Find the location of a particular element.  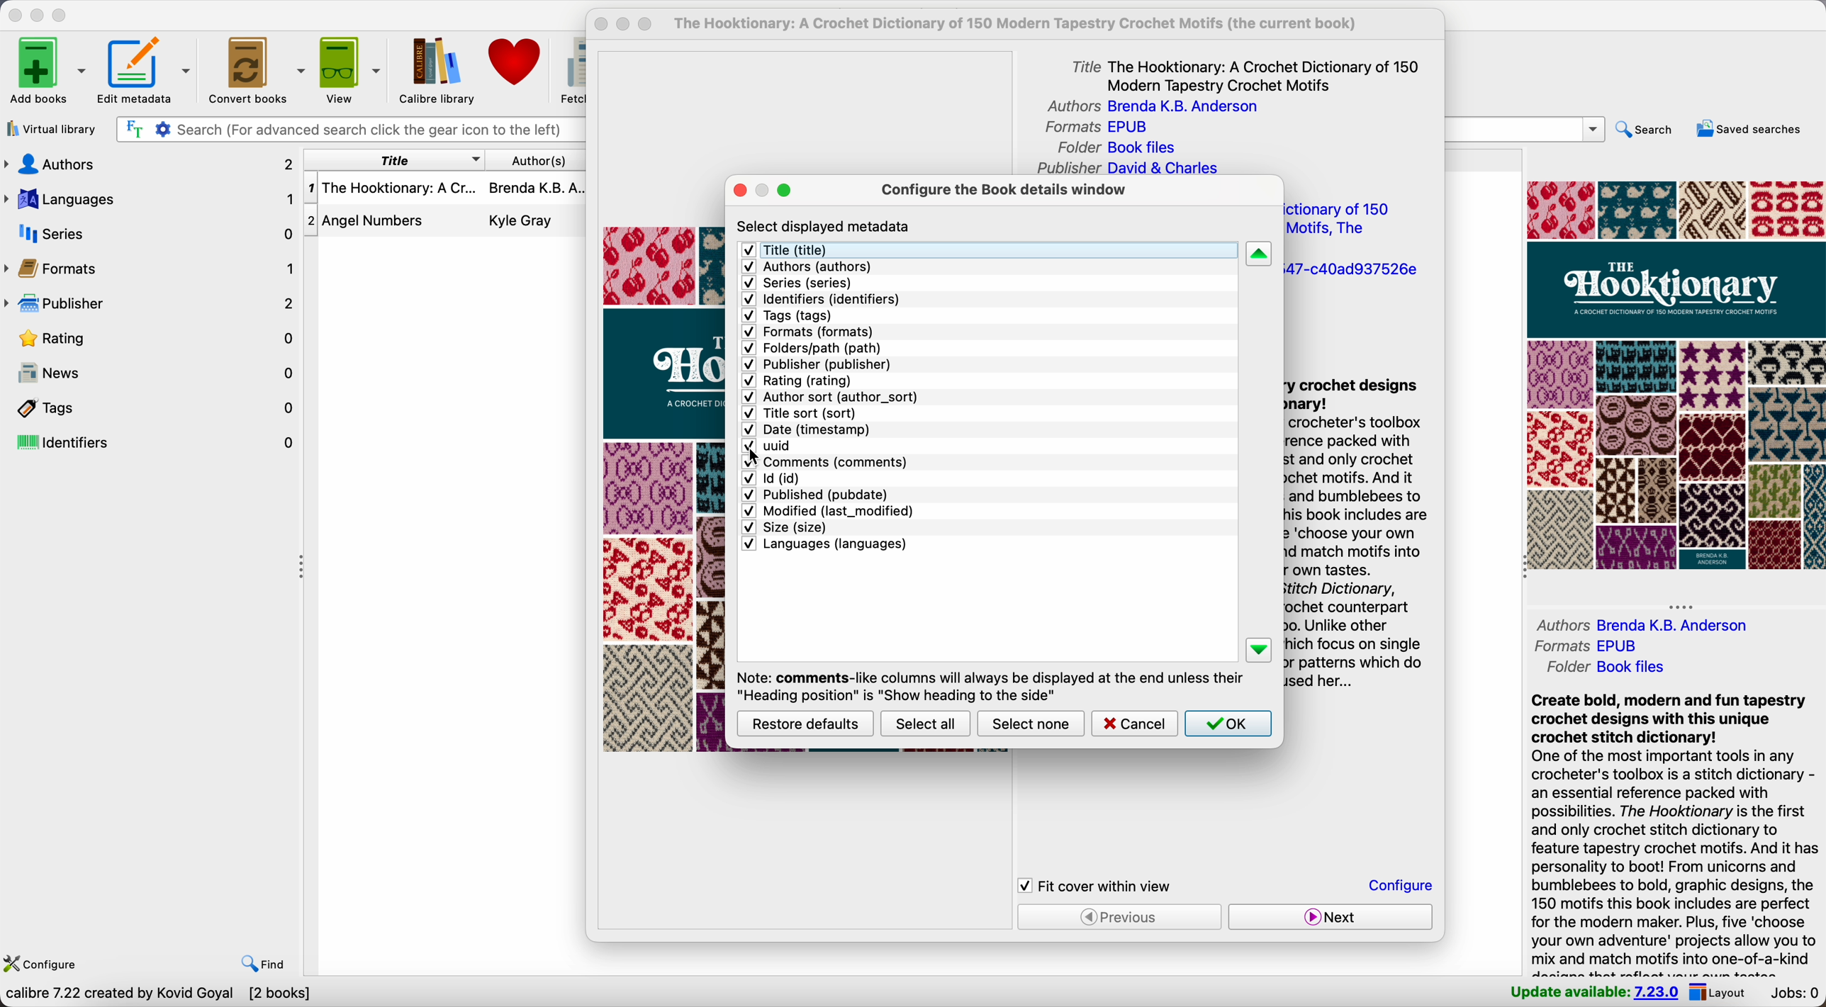

authors is located at coordinates (806, 268).